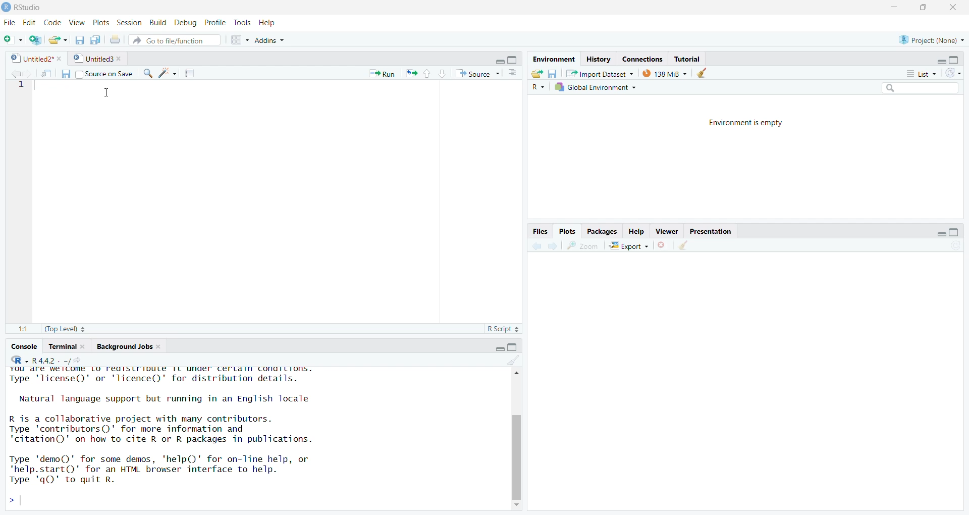 This screenshot has width=969, height=515. I want to click on clear objects, so click(704, 73).